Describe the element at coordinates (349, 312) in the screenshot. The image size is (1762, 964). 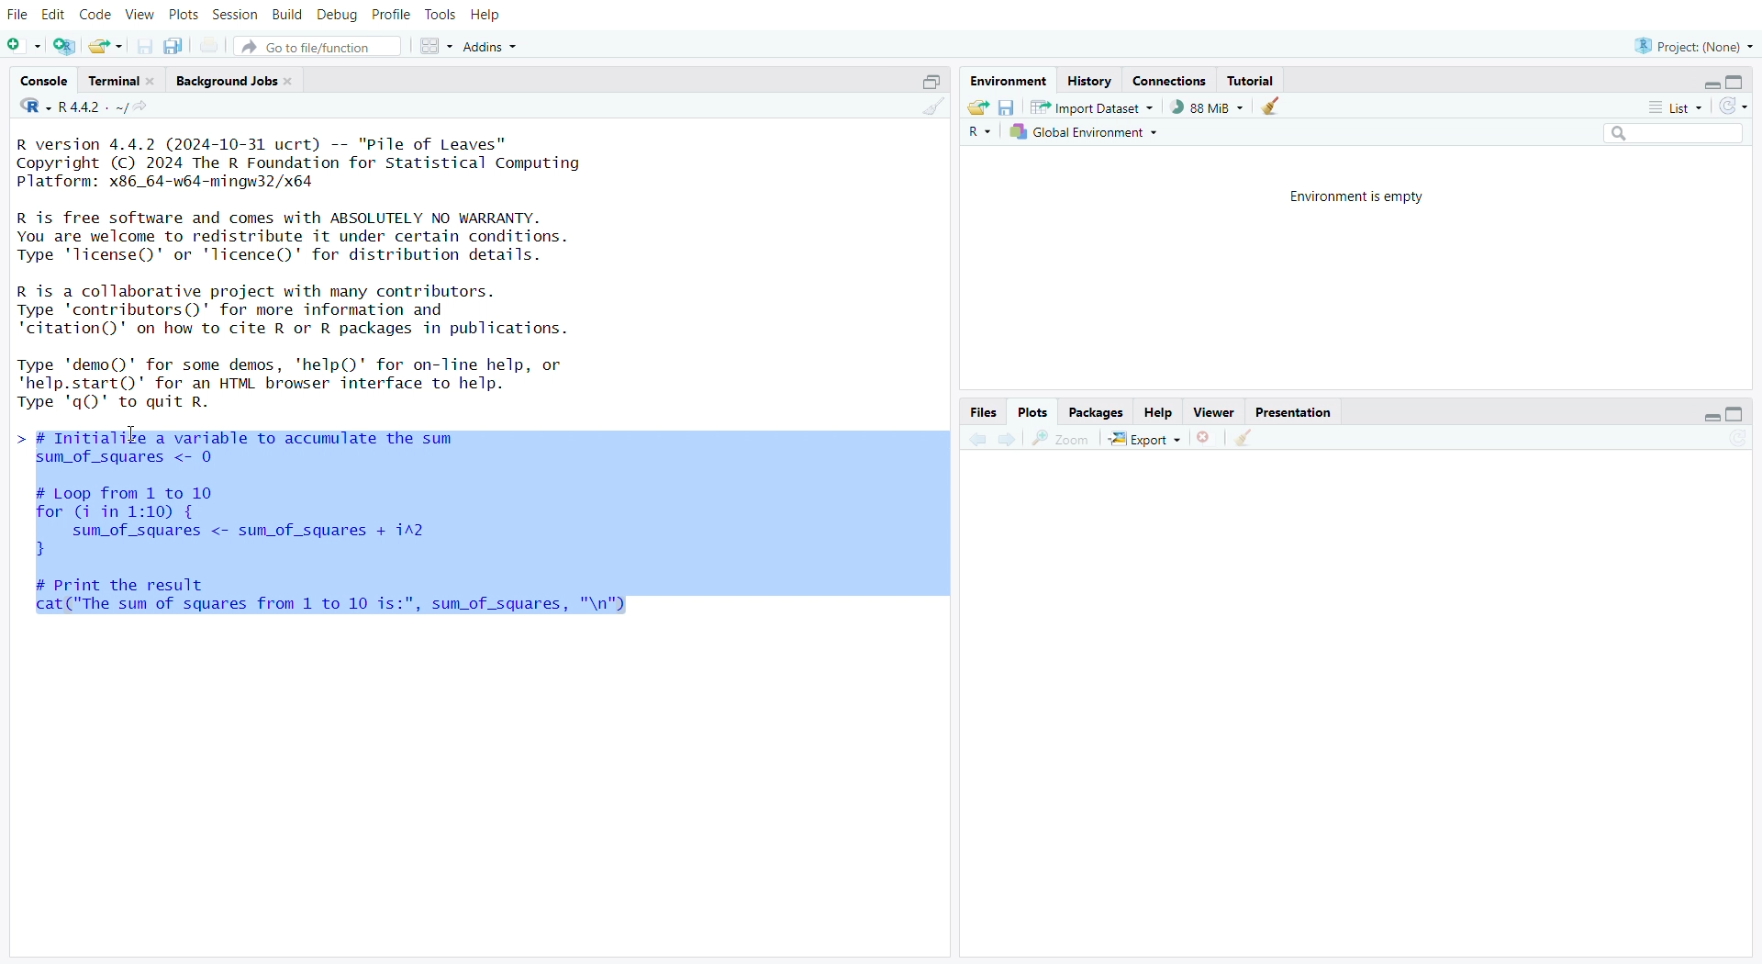
I see `R is a collaborative project with many contributors.
Type 'contributors()' for more information and
"citation()' on how to cite R or R packages in publications.` at that location.